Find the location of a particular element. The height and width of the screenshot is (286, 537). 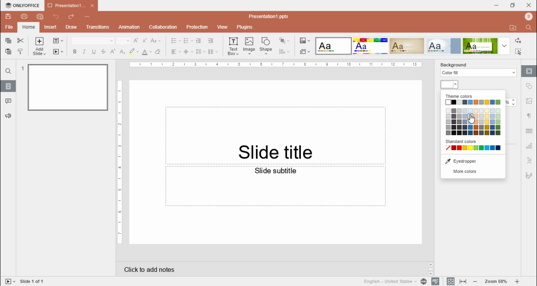

comments is located at coordinates (8, 100).